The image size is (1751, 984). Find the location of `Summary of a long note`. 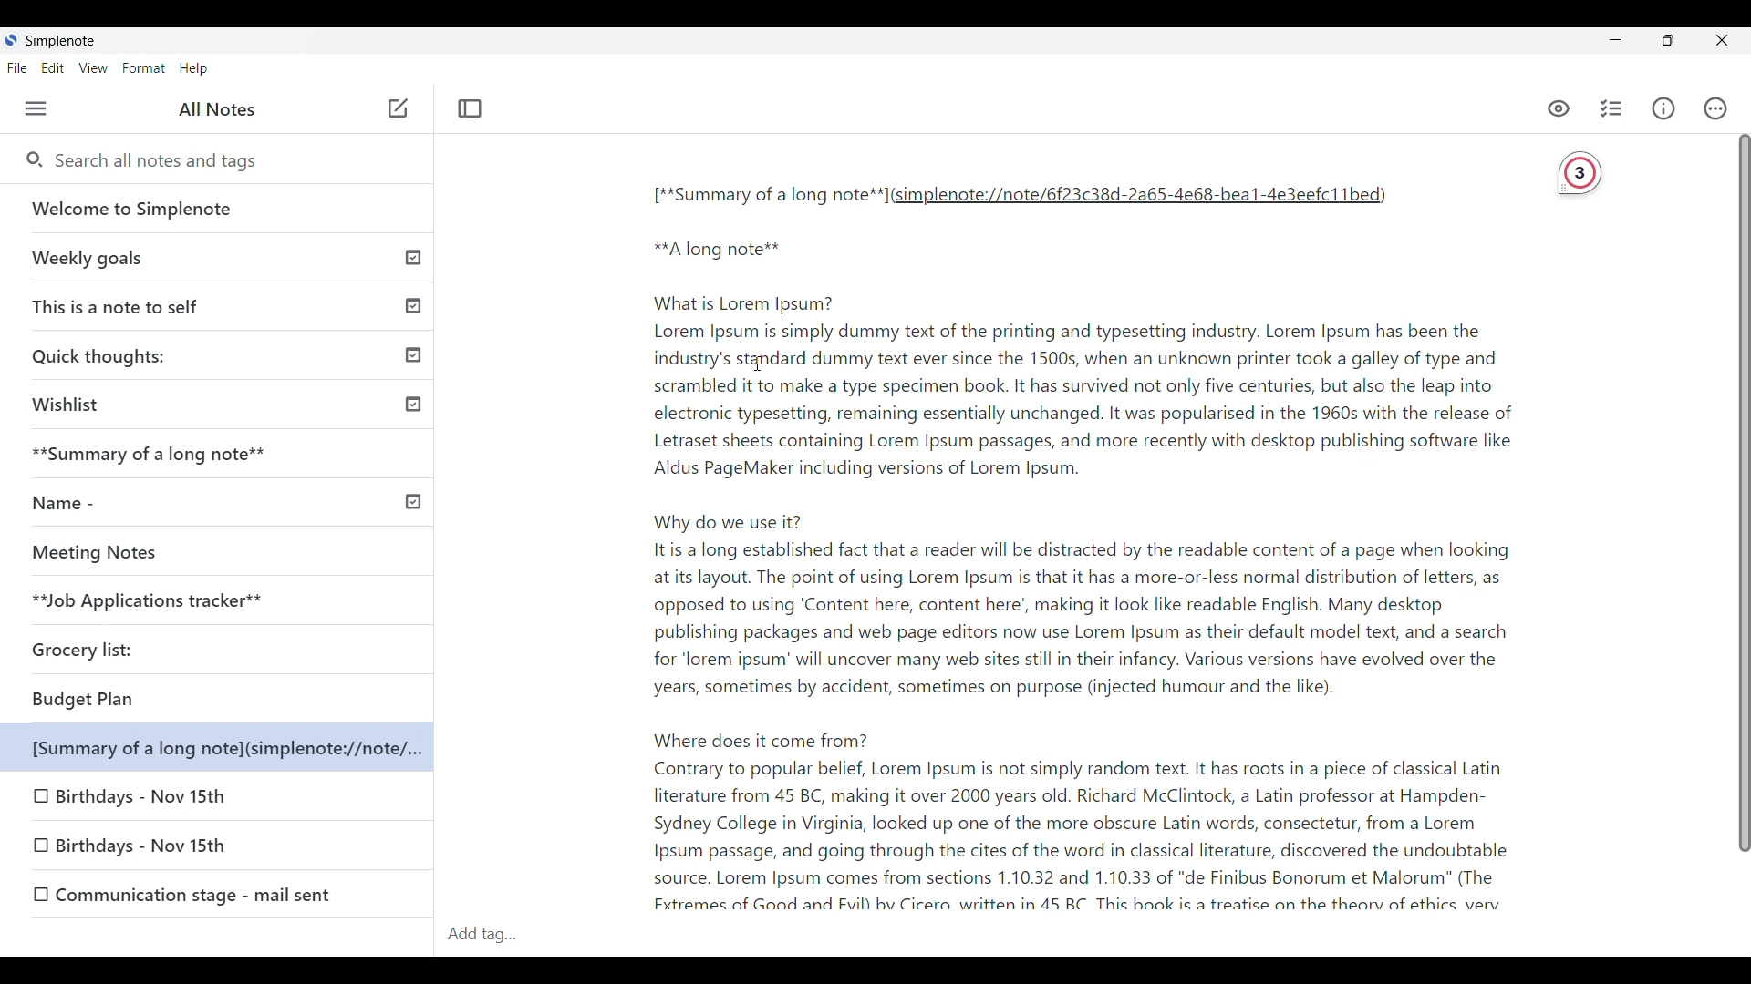

Summary of a long note is located at coordinates (221, 452).